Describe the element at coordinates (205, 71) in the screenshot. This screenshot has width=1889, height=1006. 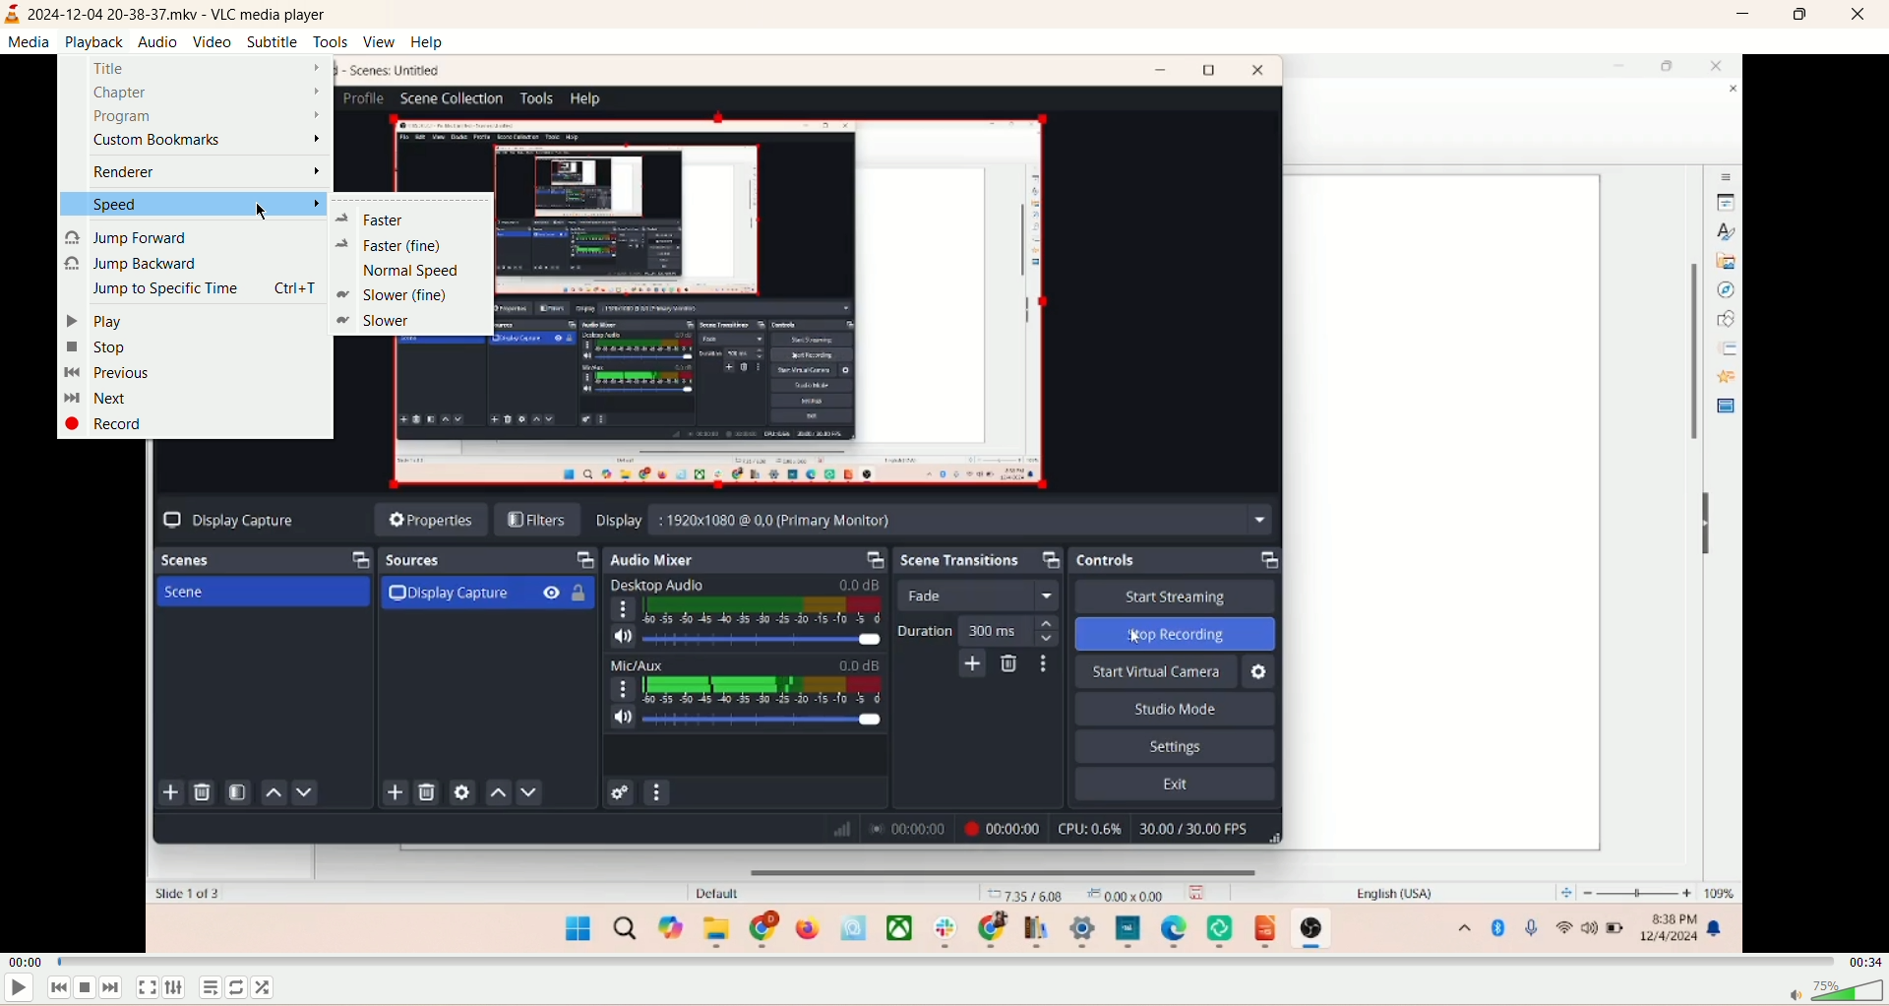
I see `title` at that location.